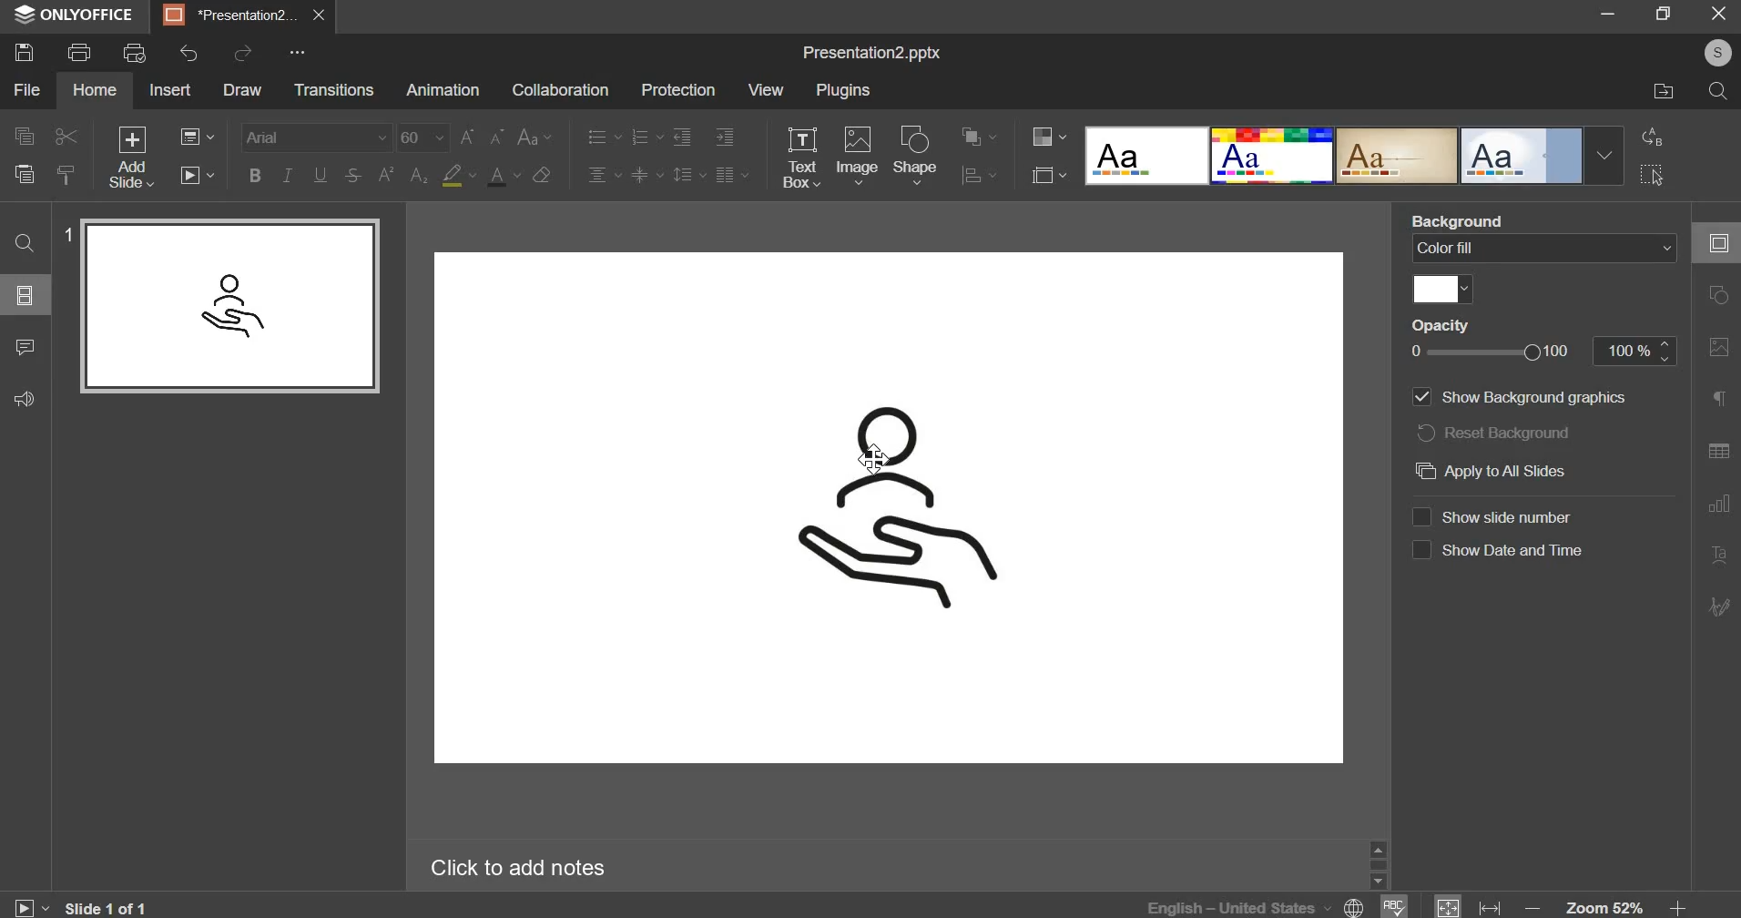 Image resolution: width=1741 pixels, height=918 pixels. Describe the element at coordinates (1534, 433) in the screenshot. I see `background graphics` at that location.